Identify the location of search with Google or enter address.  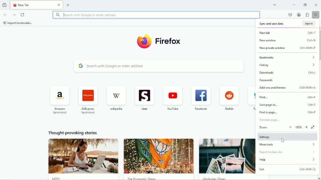
(156, 15).